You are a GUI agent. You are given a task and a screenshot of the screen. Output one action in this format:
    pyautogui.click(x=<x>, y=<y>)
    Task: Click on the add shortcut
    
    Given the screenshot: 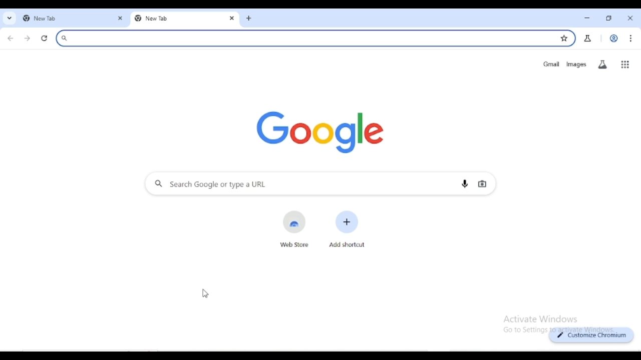 What is the action you would take?
    pyautogui.click(x=347, y=228)
    